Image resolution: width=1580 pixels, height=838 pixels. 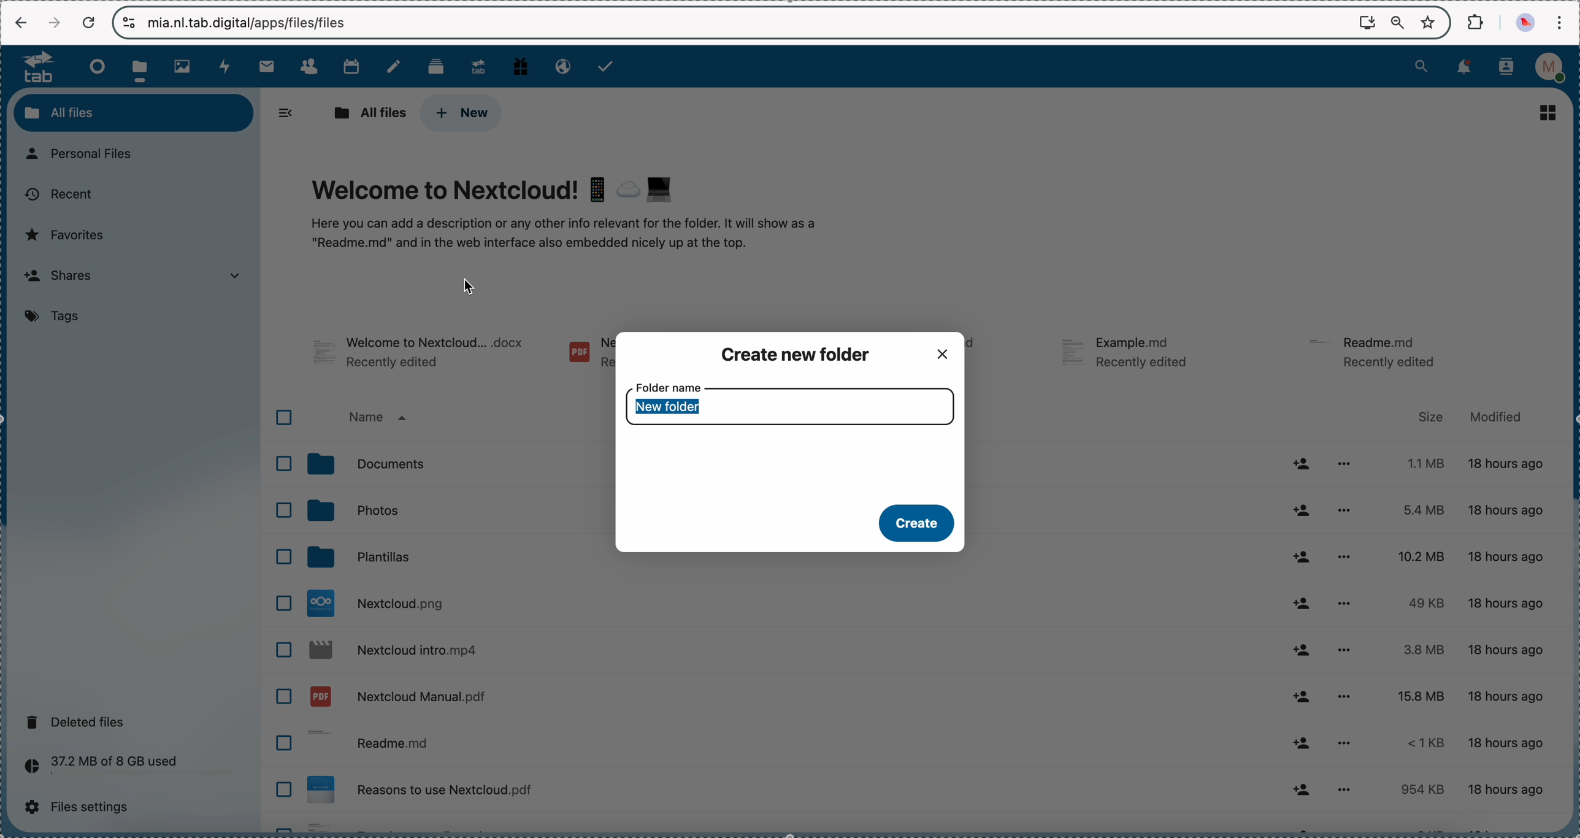 I want to click on screen, so click(x=1367, y=21).